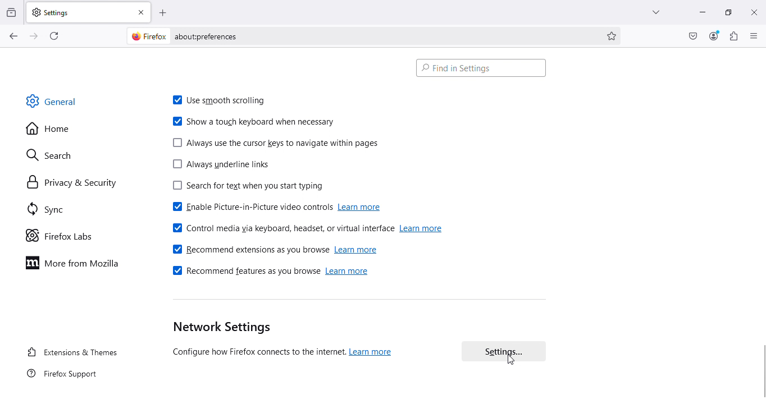 This screenshot has height=404, width=766. Describe the element at coordinates (55, 100) in the screenshot. I see `General` at that location.